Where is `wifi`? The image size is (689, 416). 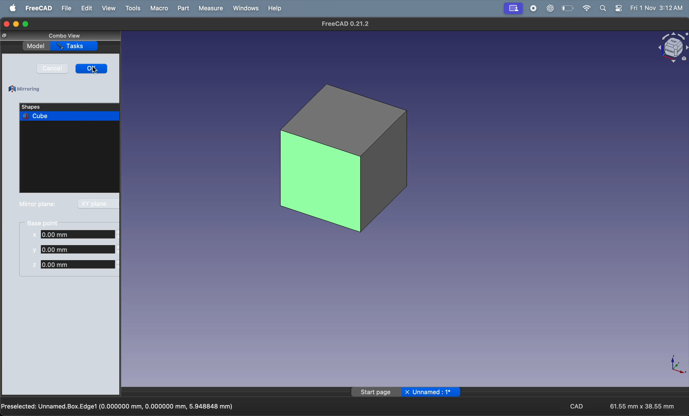
wifi is located at coordinates (584, 8).